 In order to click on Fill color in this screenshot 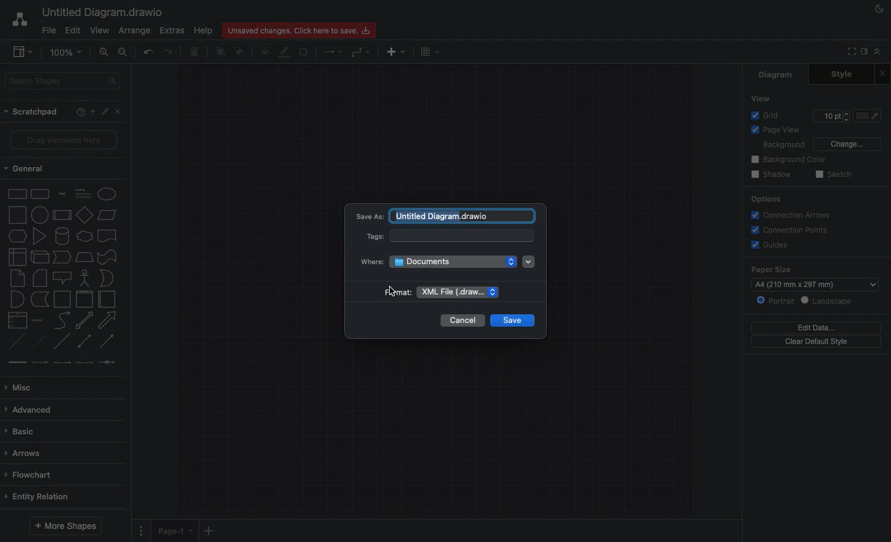, I will do `click(267, 51)`.